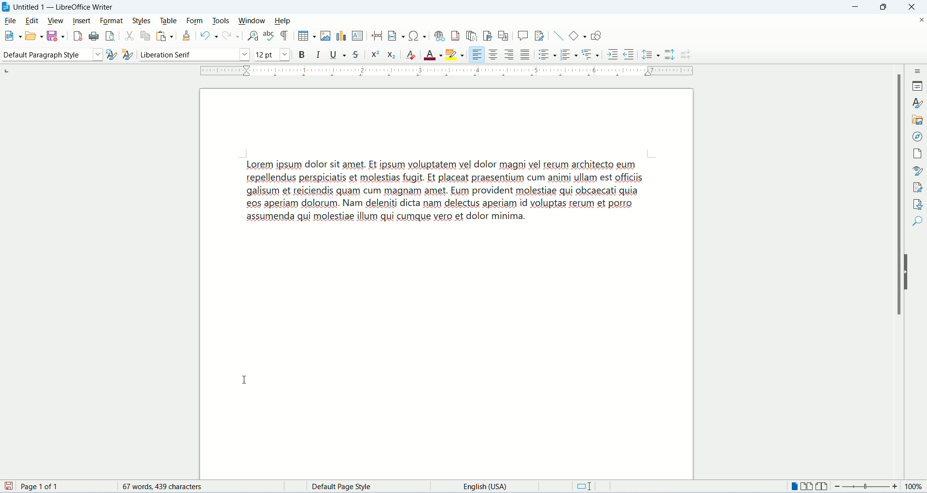 Image resolution: width=927 pixels, height=493 pixels. Describe the element at coordinates (358, 36) in the screenshot. I see `insert text box` at that location.